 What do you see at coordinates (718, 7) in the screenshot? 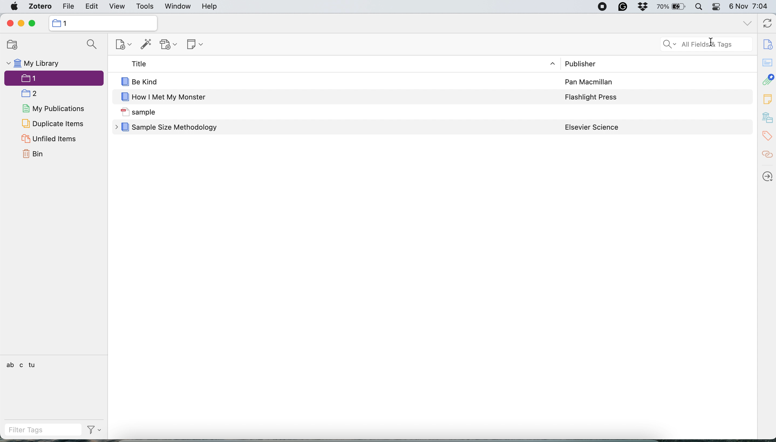
I see `control center` at bounding box center [718, 7].